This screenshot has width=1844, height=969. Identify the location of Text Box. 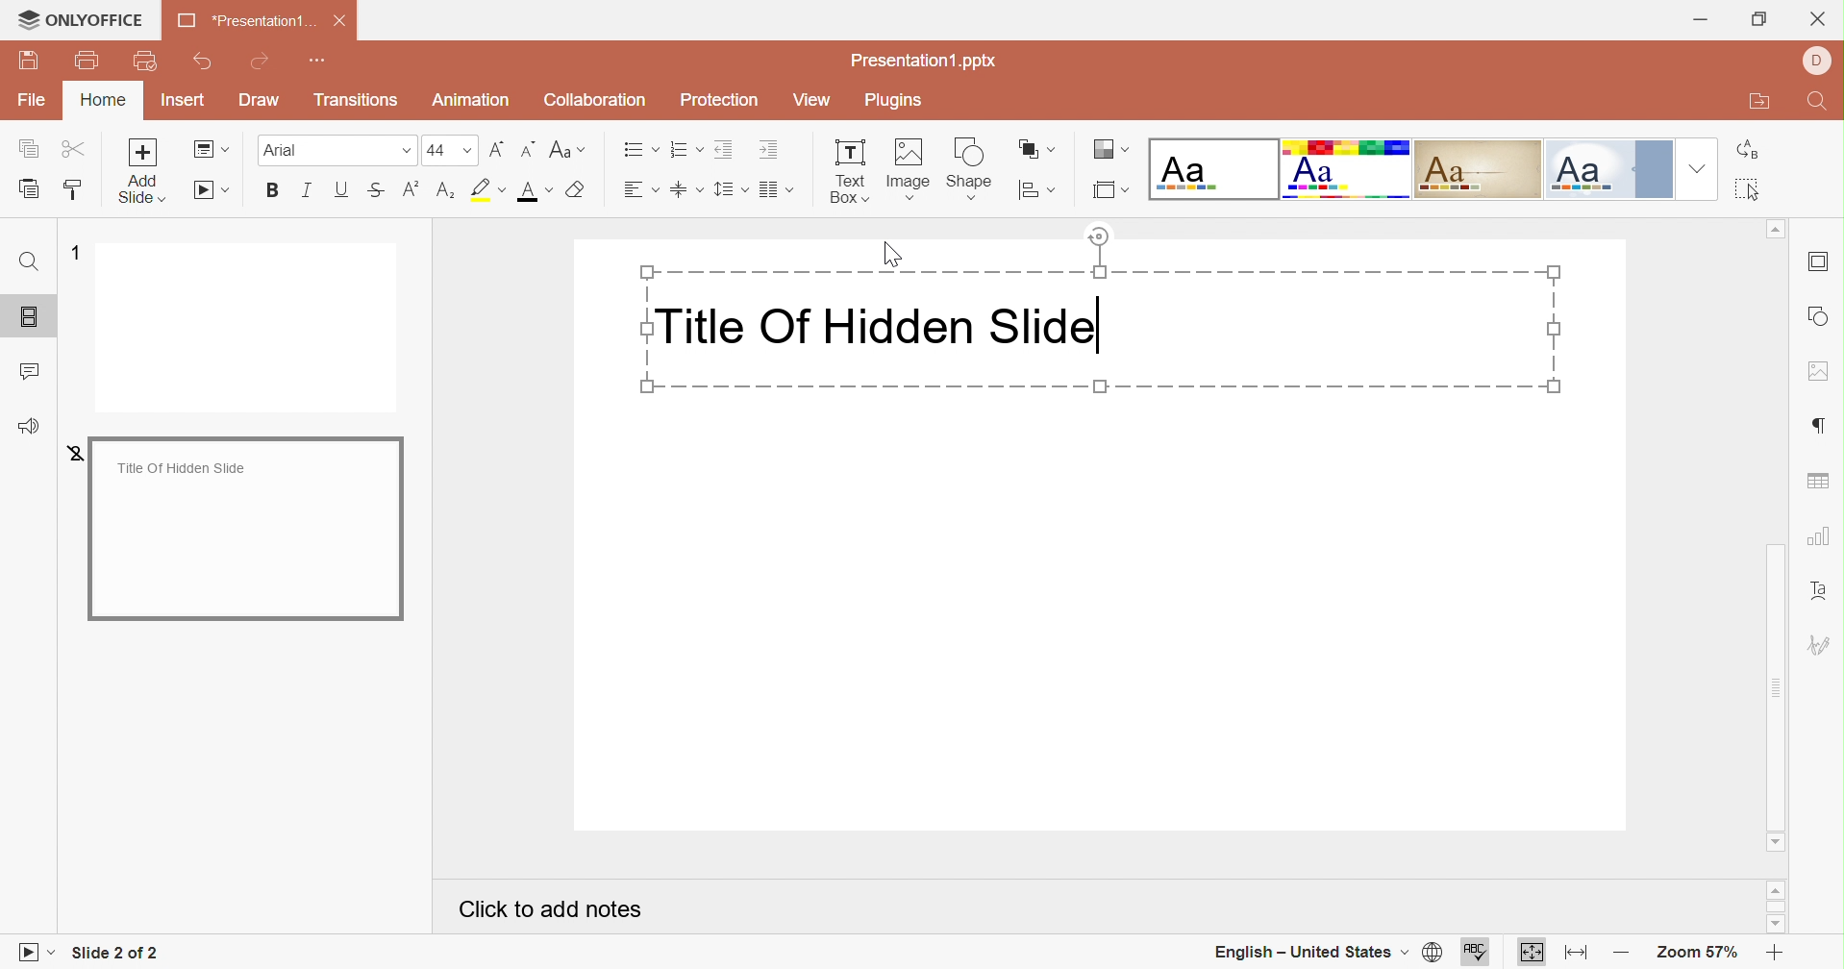
(852, 174).